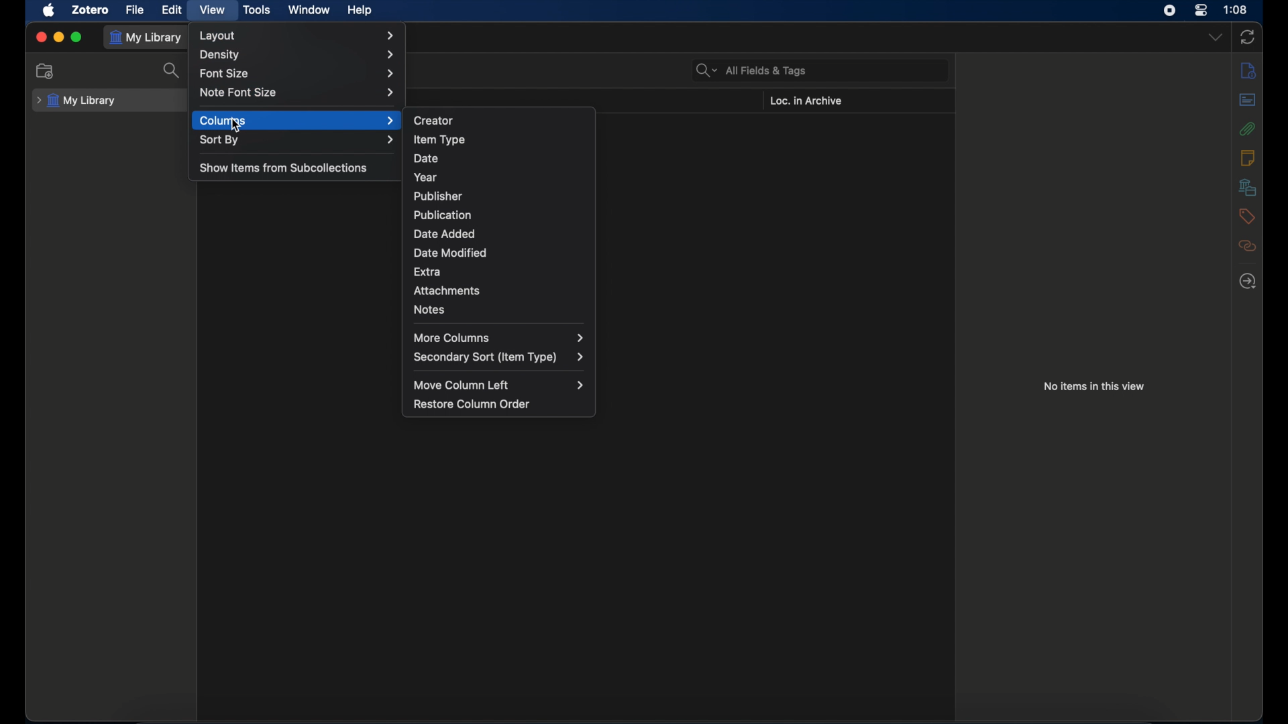  What do you see at coordinates (1248, 70) in the screenshot?
I see `info` at bounding box center [1248, 70].